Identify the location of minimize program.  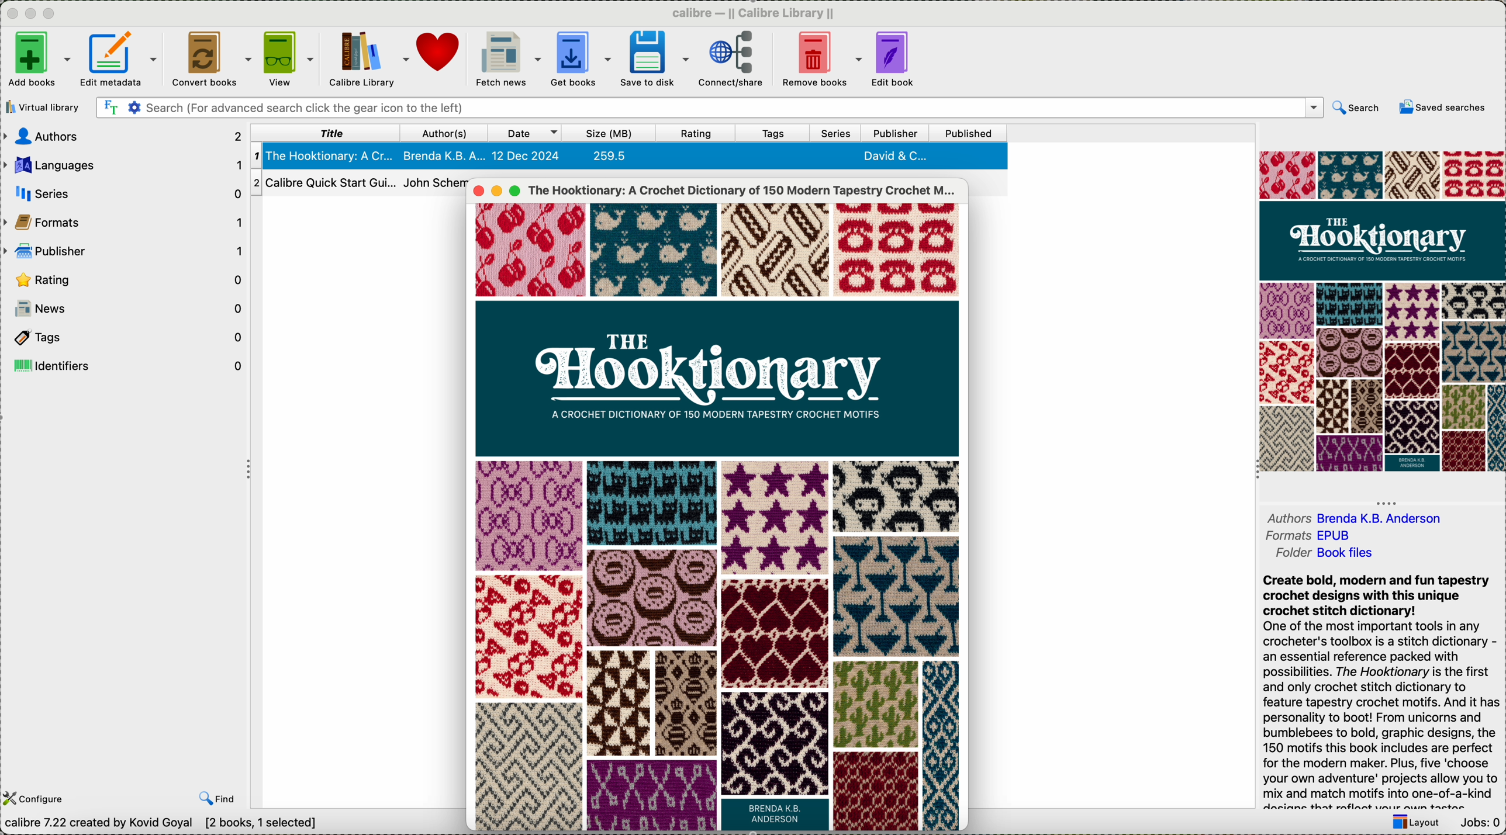
(33, 15).